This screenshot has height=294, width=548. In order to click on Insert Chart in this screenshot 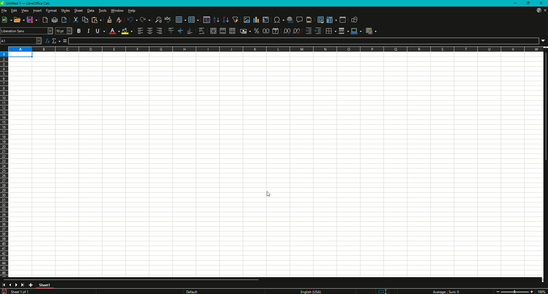, I will do `click(256, 20)`.